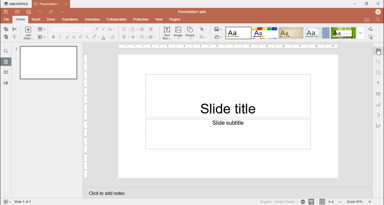  What do you see at coordinates (218, 37) in the screenshot?
I see `select slide size` at bounding box center [218, 37].